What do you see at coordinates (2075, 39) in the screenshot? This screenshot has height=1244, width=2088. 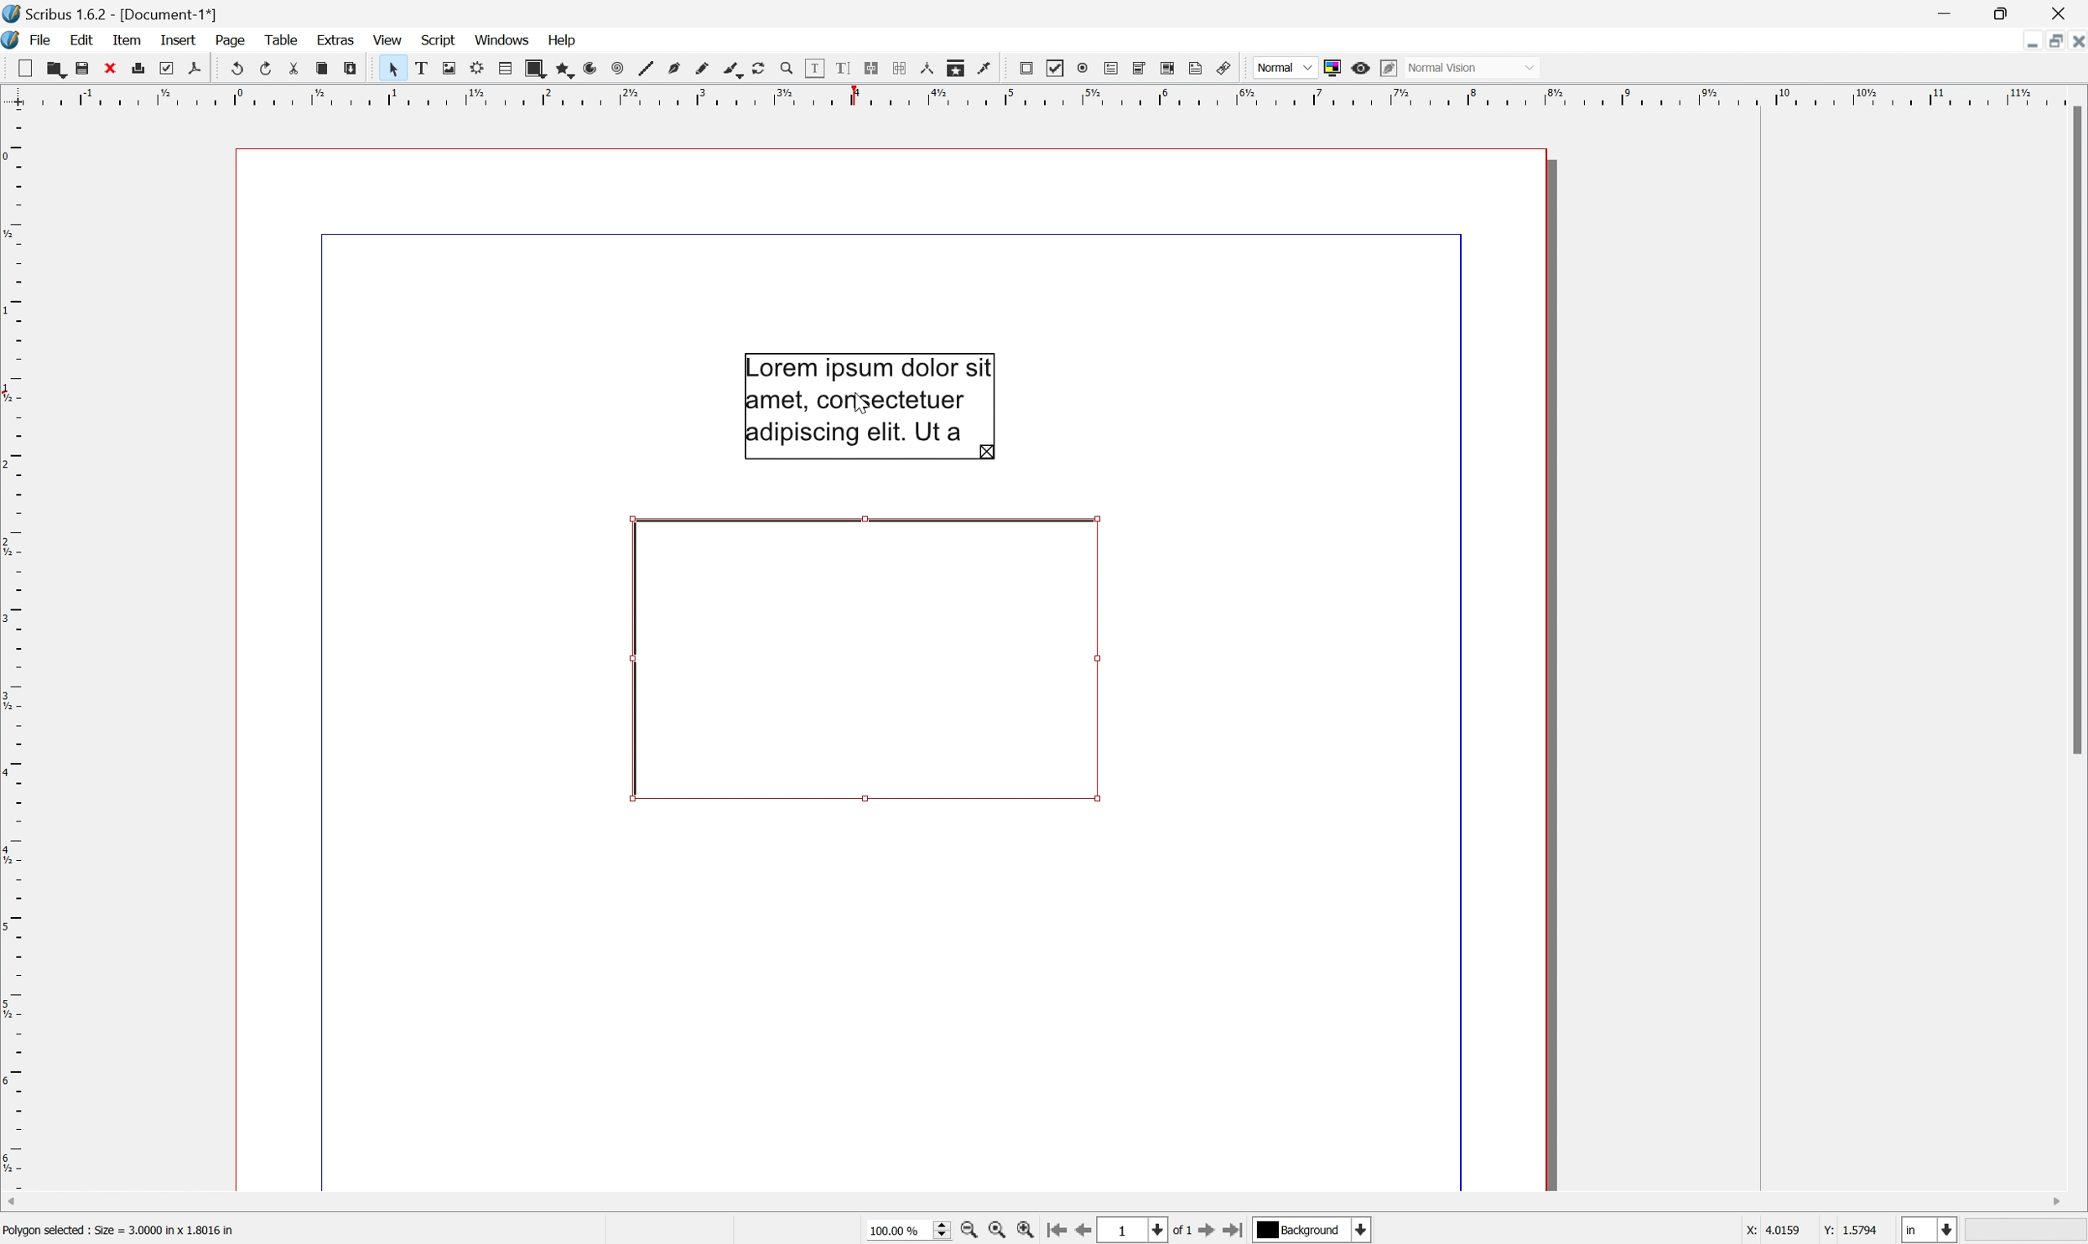 I see `Close` at bounding box center [2075, 39].